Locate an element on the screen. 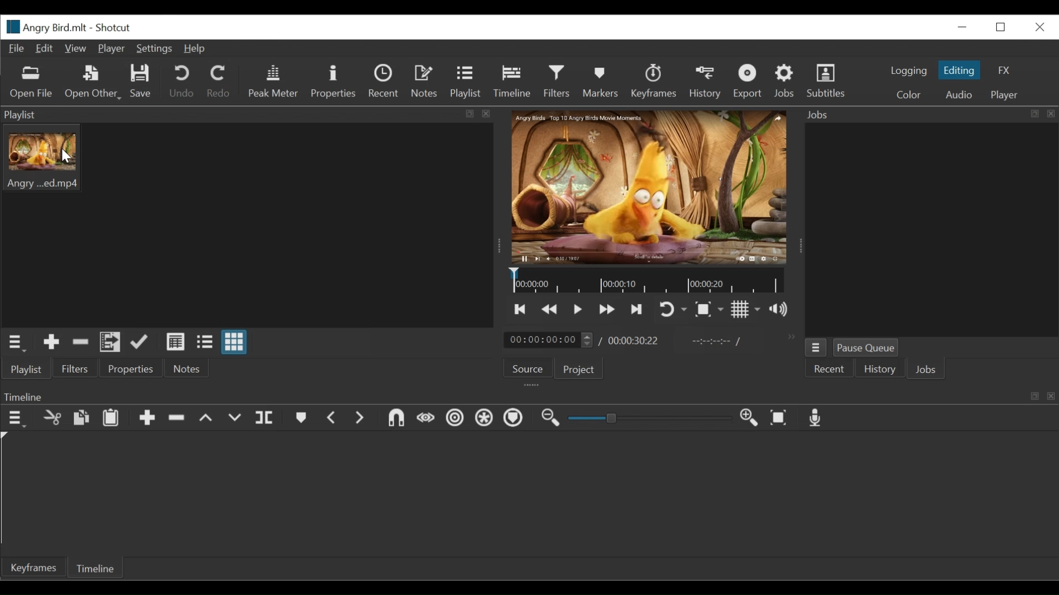 Image resolution: width=1059 pixels, height=595 pixels. minimize is located at coordinates (962, 29).